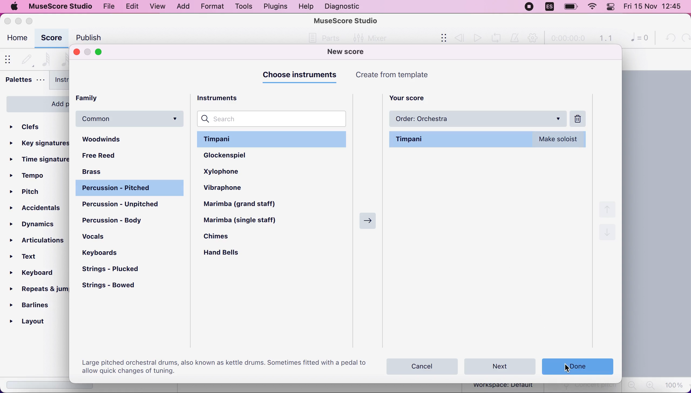 The height and width of the screenshot is (393, 691). What do you see at coordinates (35, 125) in the screenshot?
I see `clefs` at bounding box center [35, 125].